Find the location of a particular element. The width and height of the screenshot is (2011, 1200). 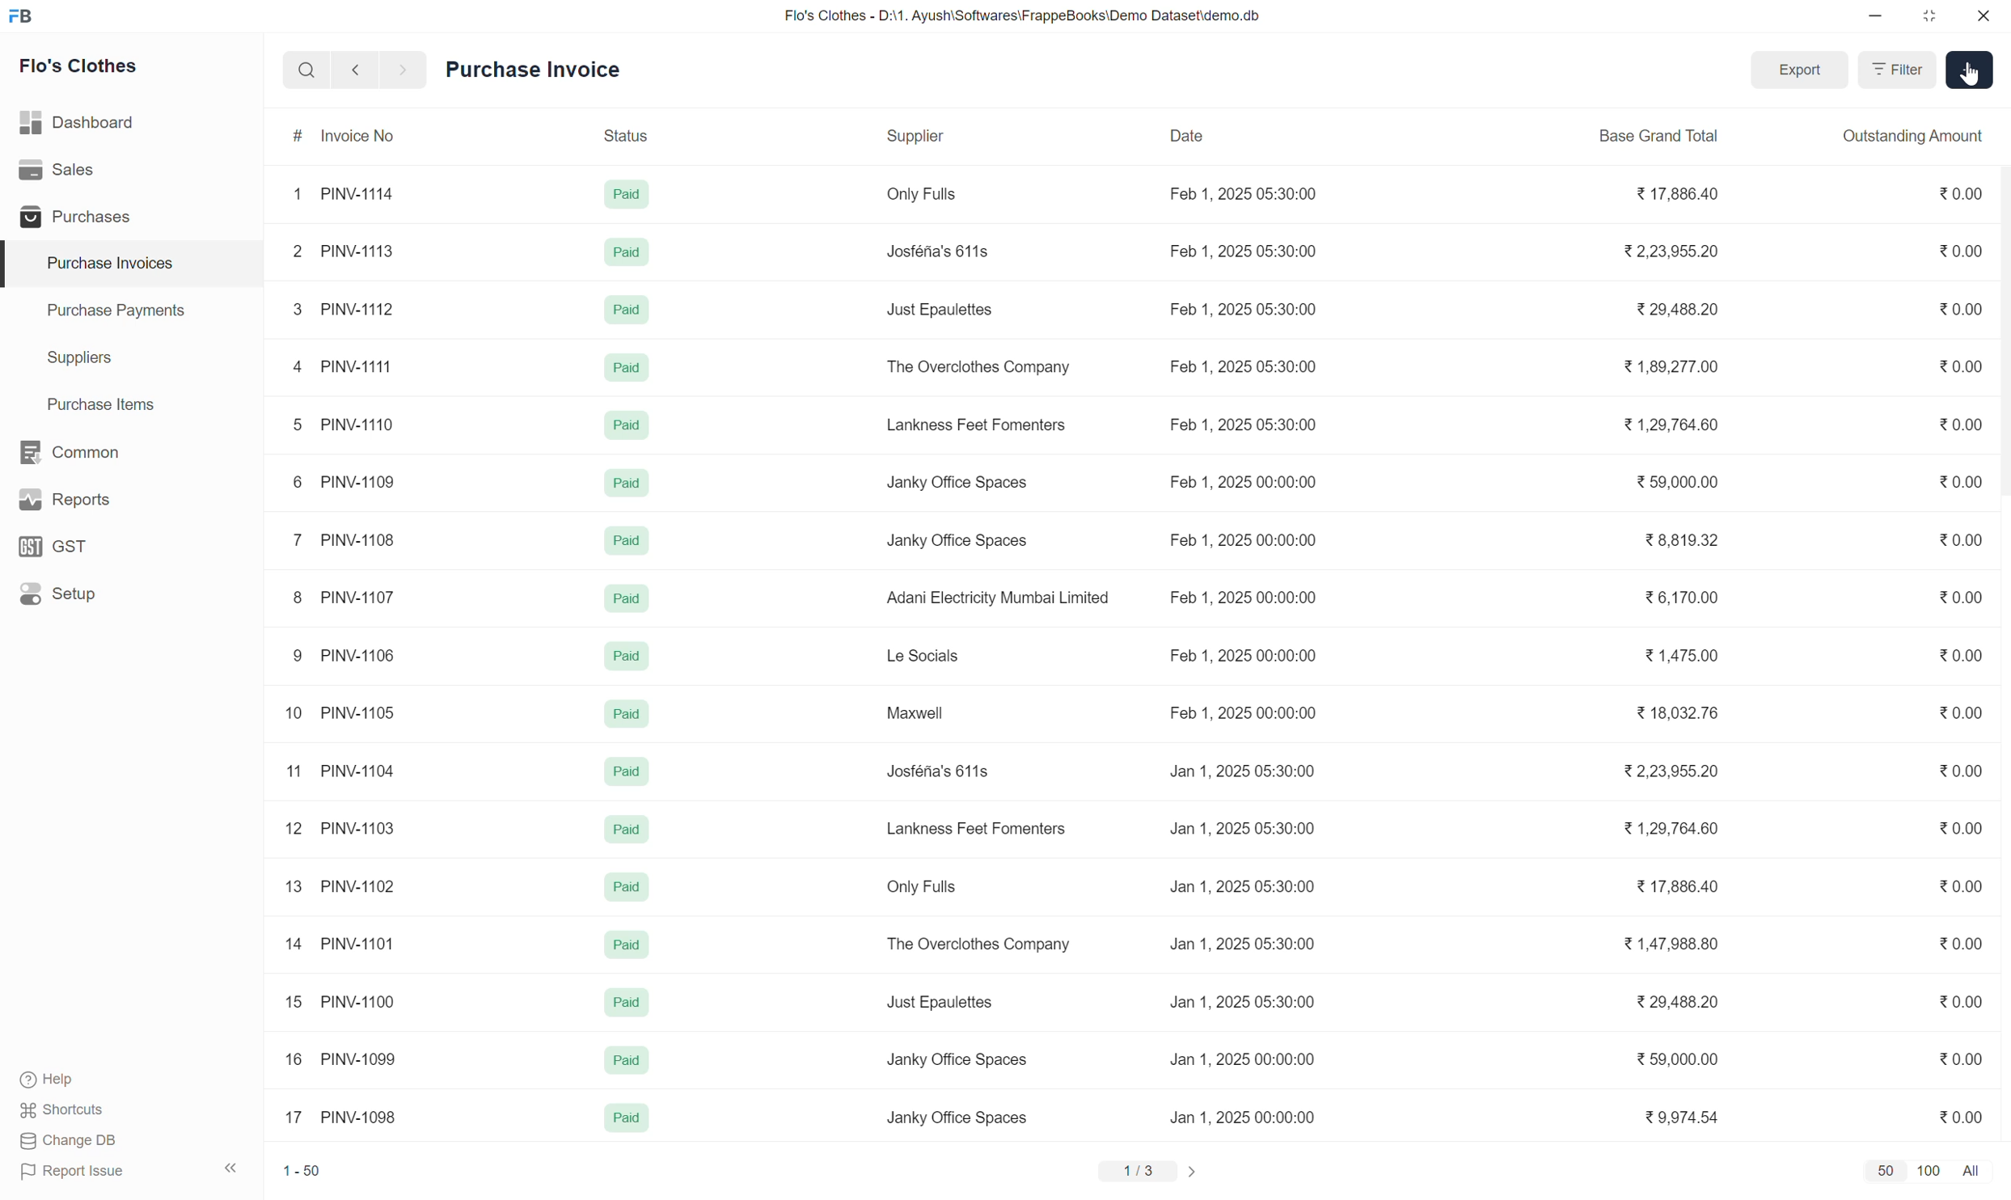

Feb 1, 2025 05:30:00 is located at coordinates (1245, 309).